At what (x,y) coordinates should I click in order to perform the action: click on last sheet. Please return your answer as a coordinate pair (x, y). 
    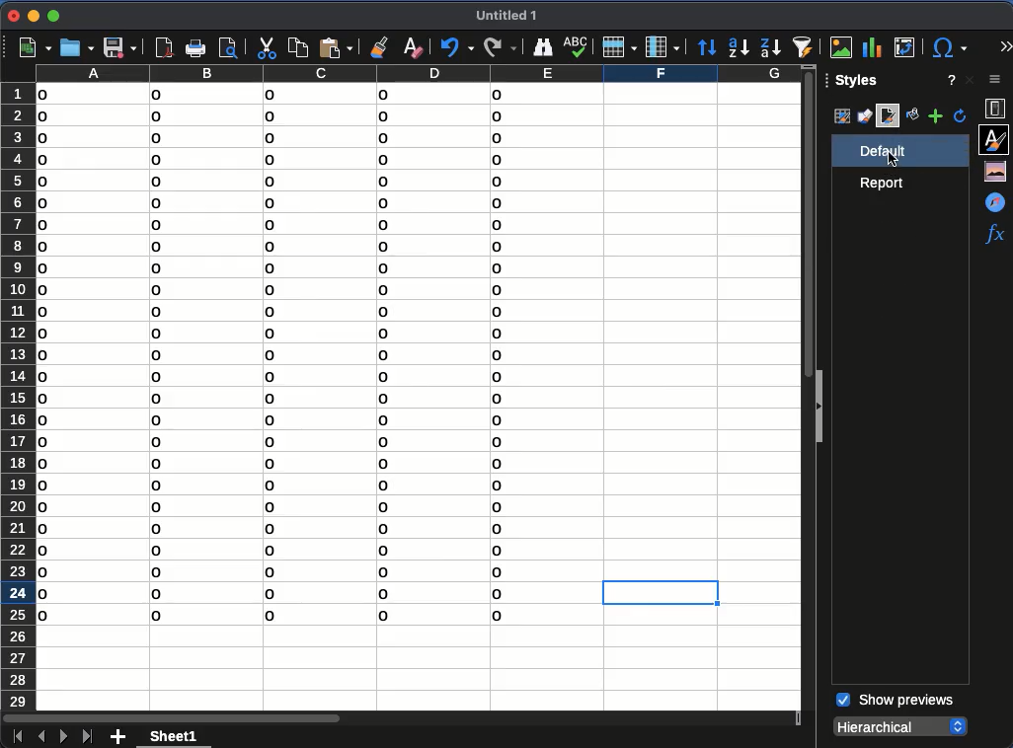
    Looking at the image, I should click on (87, 735).